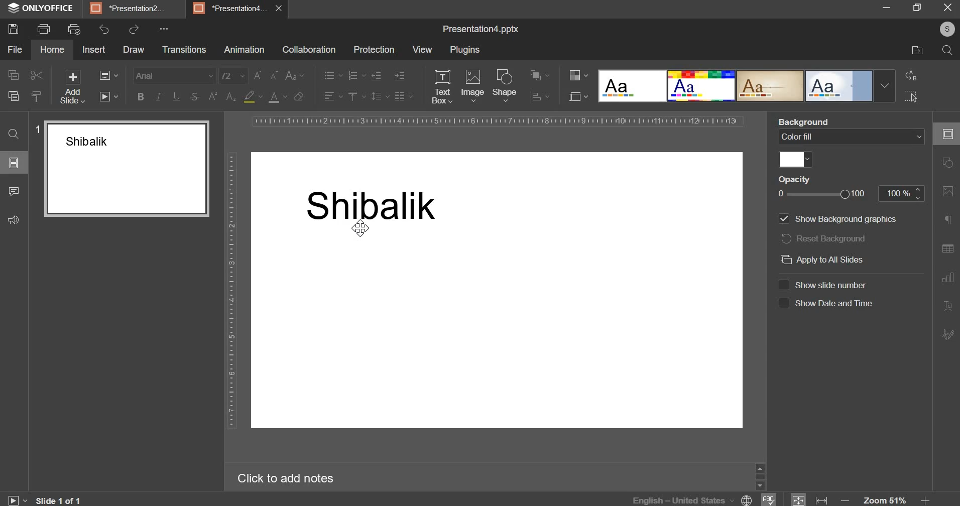 This screenshot has height=506, width=960. I want to click on shapes, so click(944, 165).